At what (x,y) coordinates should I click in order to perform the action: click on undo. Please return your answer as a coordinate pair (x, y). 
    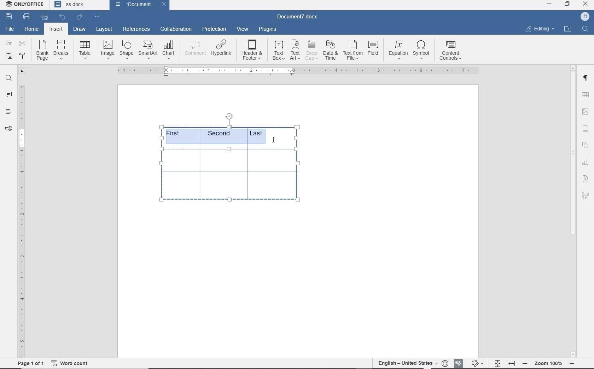
    Looking at the image, I should click on (62, 16).